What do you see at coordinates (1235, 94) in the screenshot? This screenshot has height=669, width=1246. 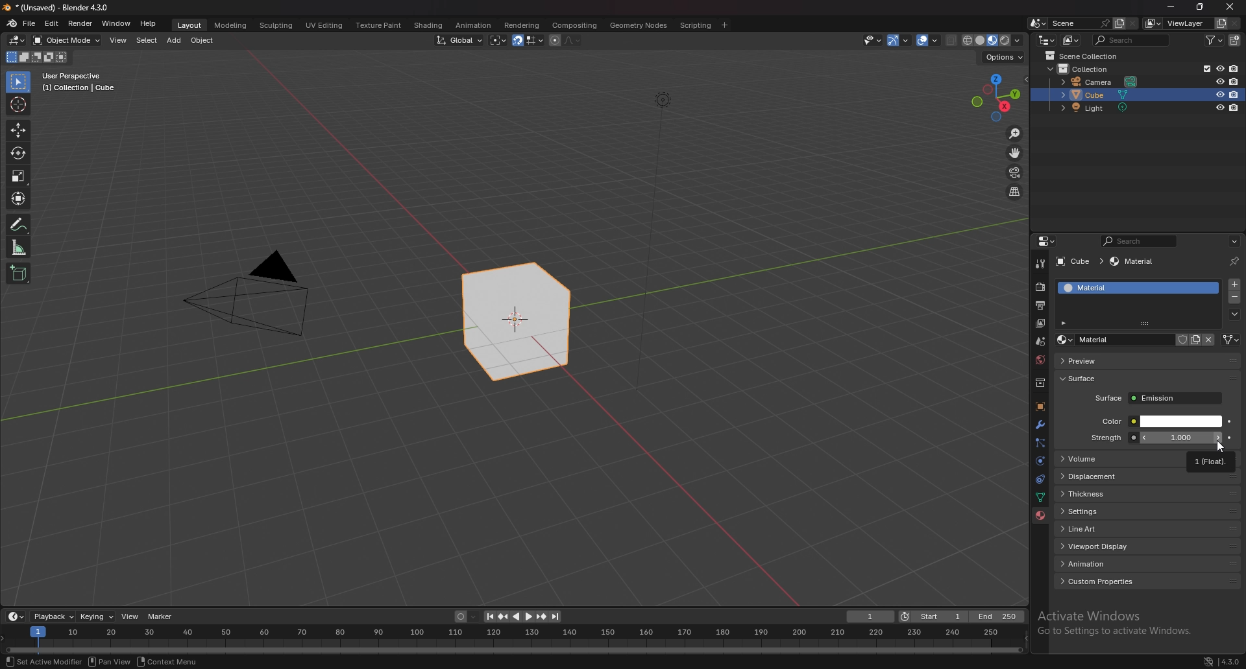 I see `disable in renders` at bounding box center [1235, 94].